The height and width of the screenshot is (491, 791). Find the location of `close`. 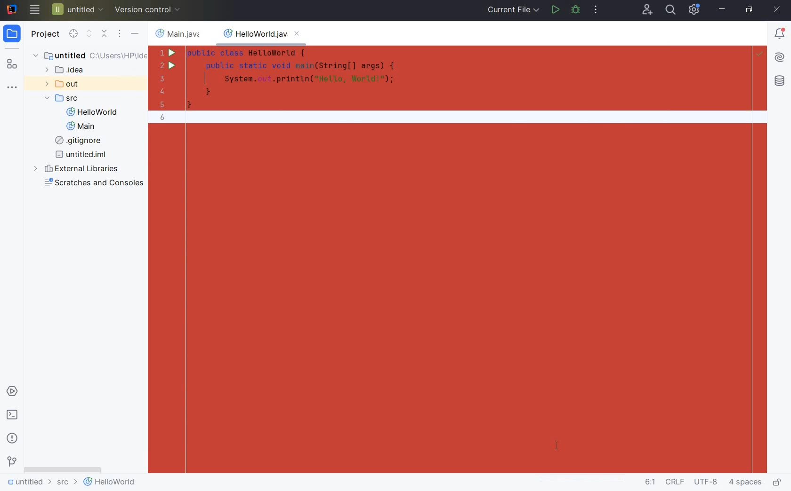

close is located at coordinates (777, 10).